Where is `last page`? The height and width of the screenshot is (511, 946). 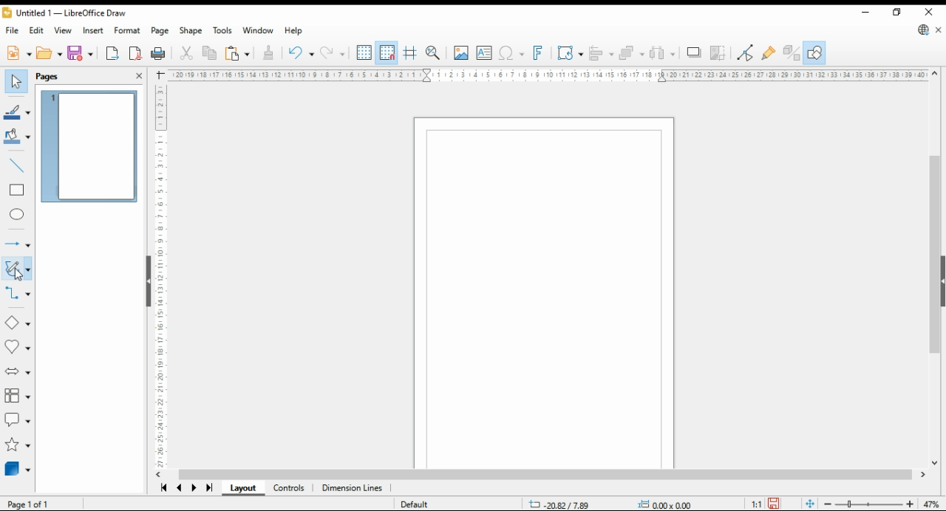 last page is located at coordinates (210, 488).